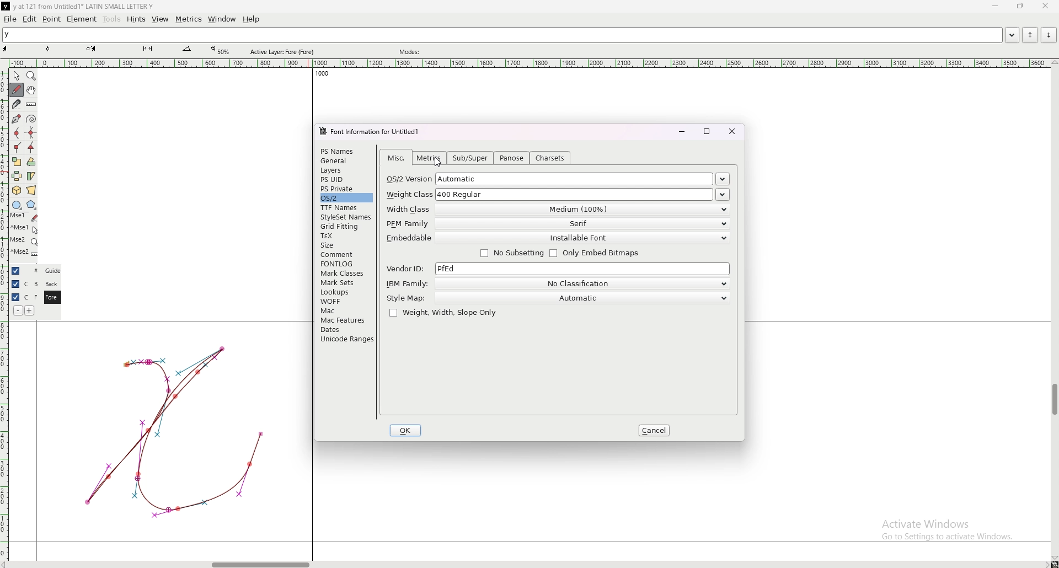  What do you see at coordinates (174, 431) in the screenshot?
I see `graph` at bounding box center [174, 431].